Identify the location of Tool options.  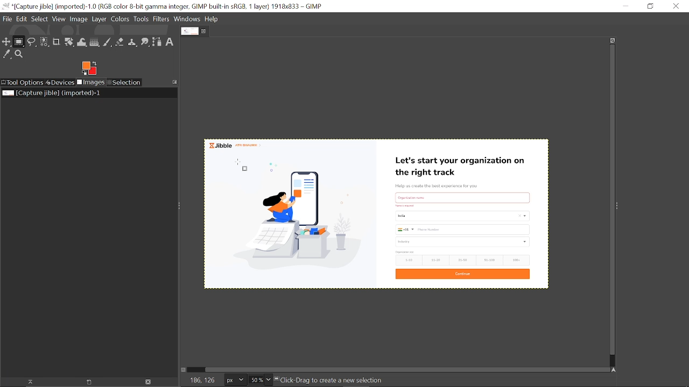
(23, 82).